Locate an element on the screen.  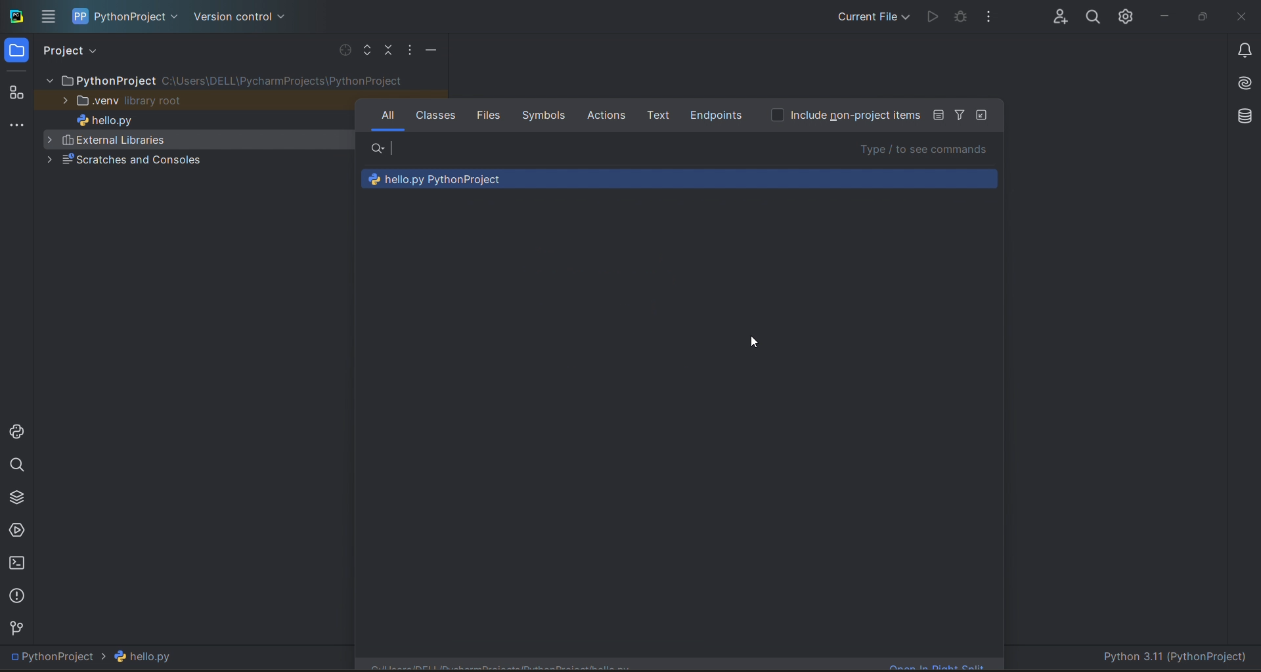
search bar is located at coordinates (678, 150).